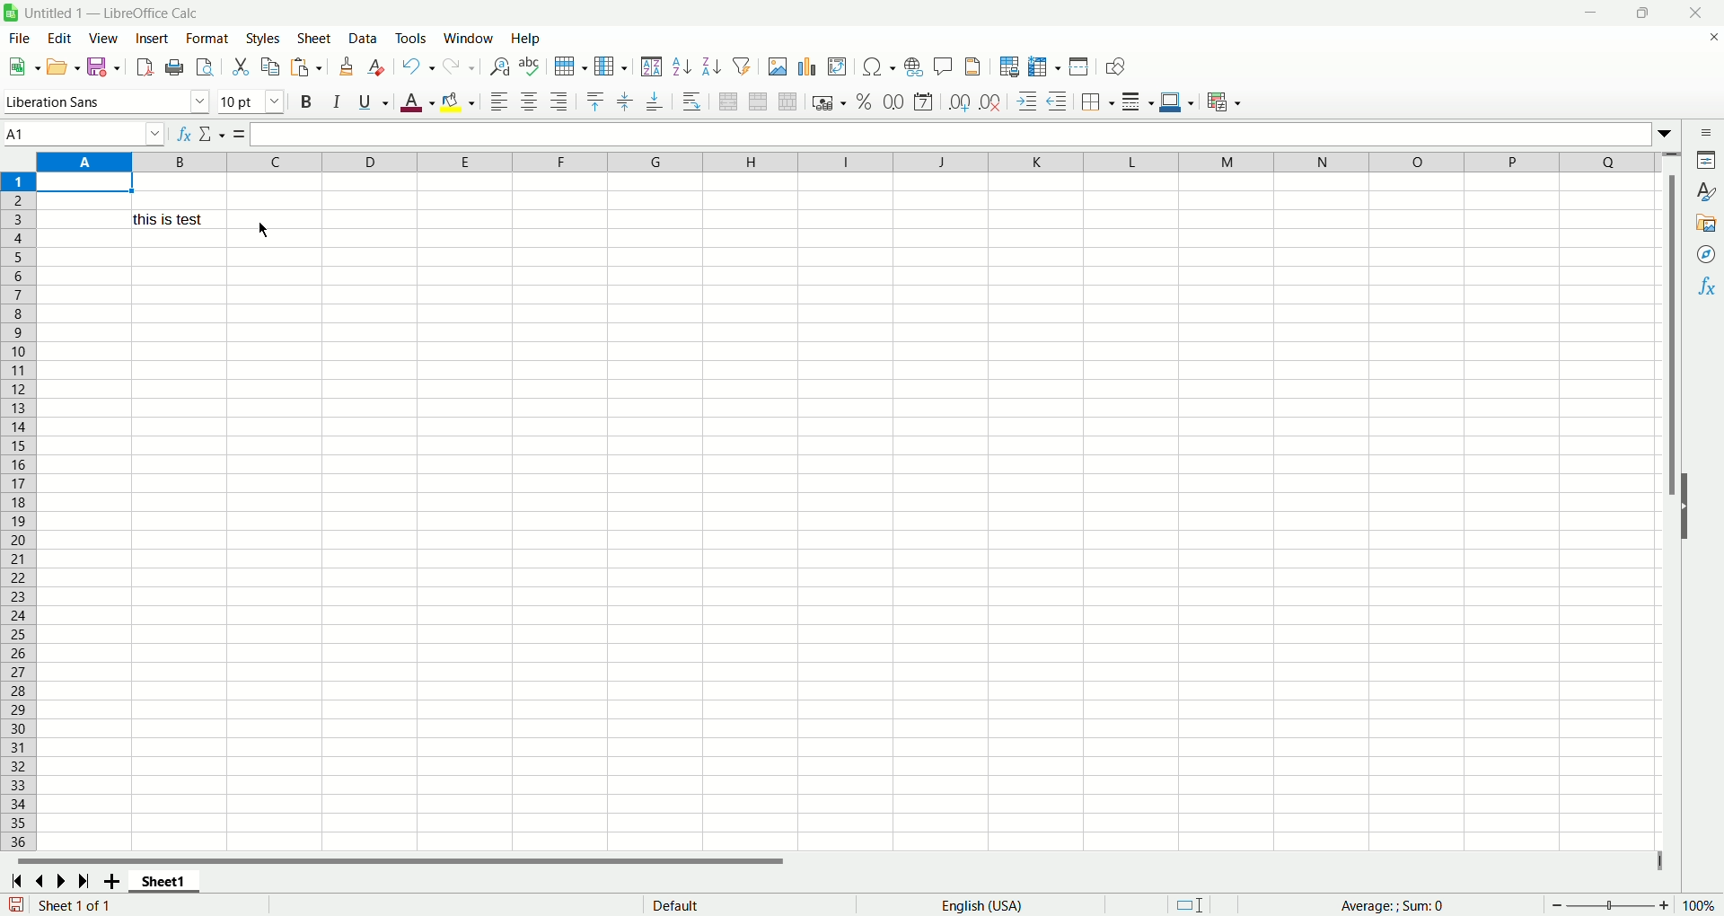 The width and height of the screenshot is (1724, 916). Describe the element at coordinates (104, 67) in the screenshot. I see `save` at that location.